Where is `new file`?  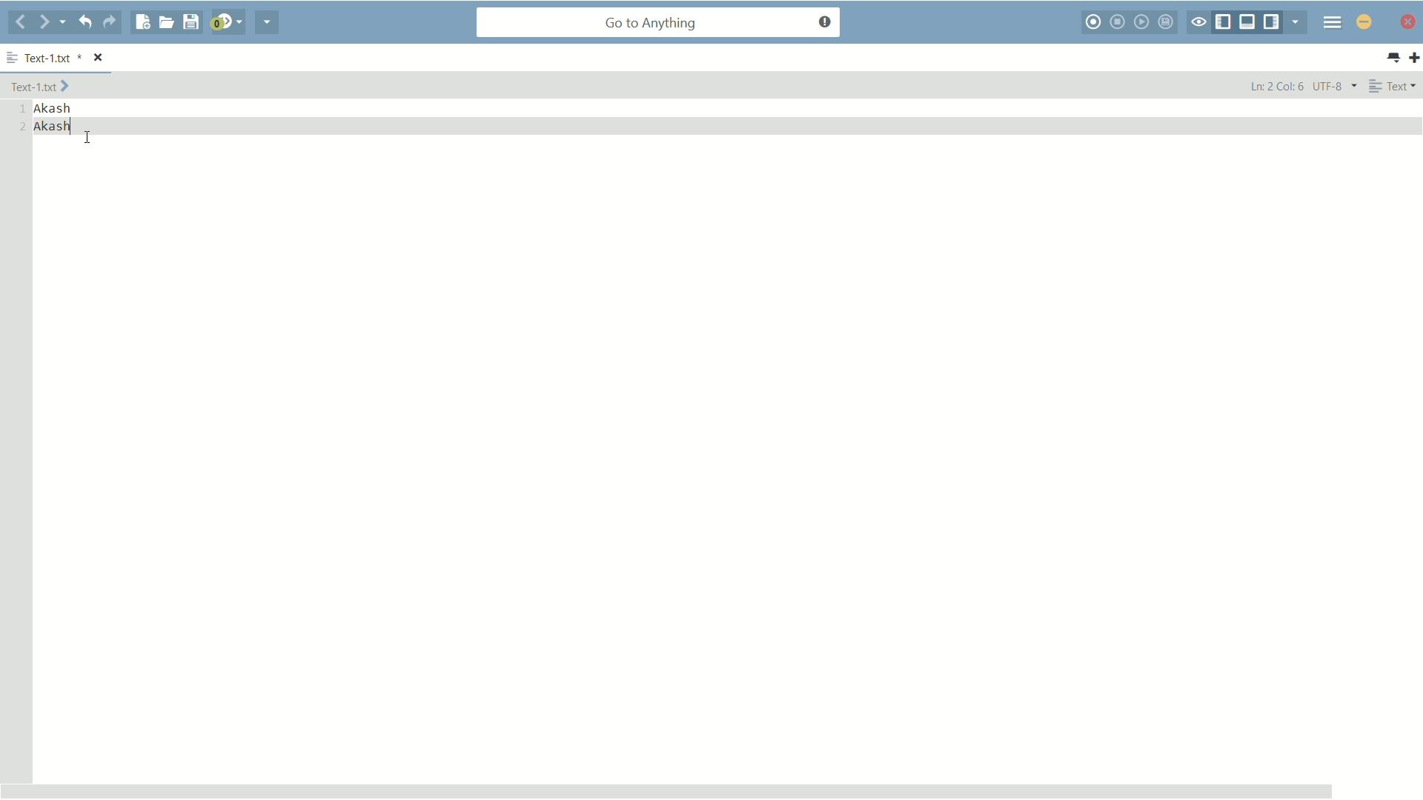 new file is located at coordinates (142, 22).